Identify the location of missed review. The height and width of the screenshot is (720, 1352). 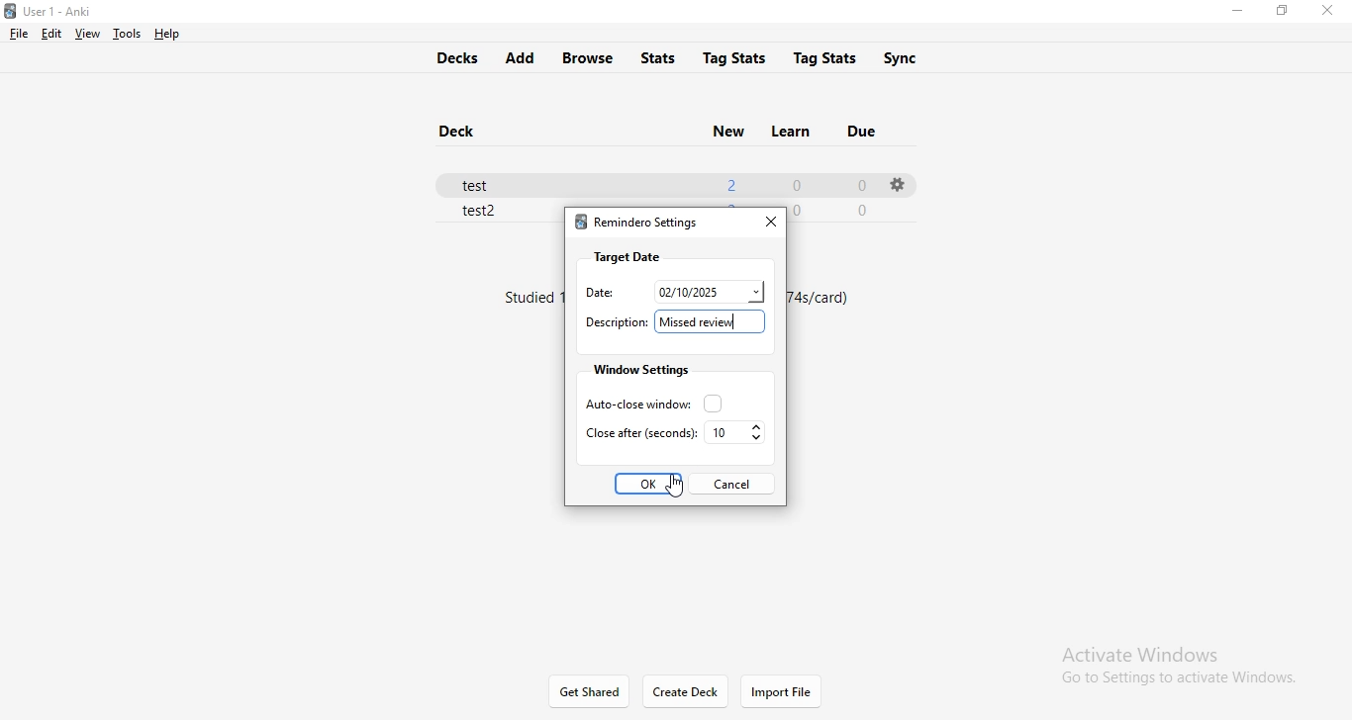
(713, 321).